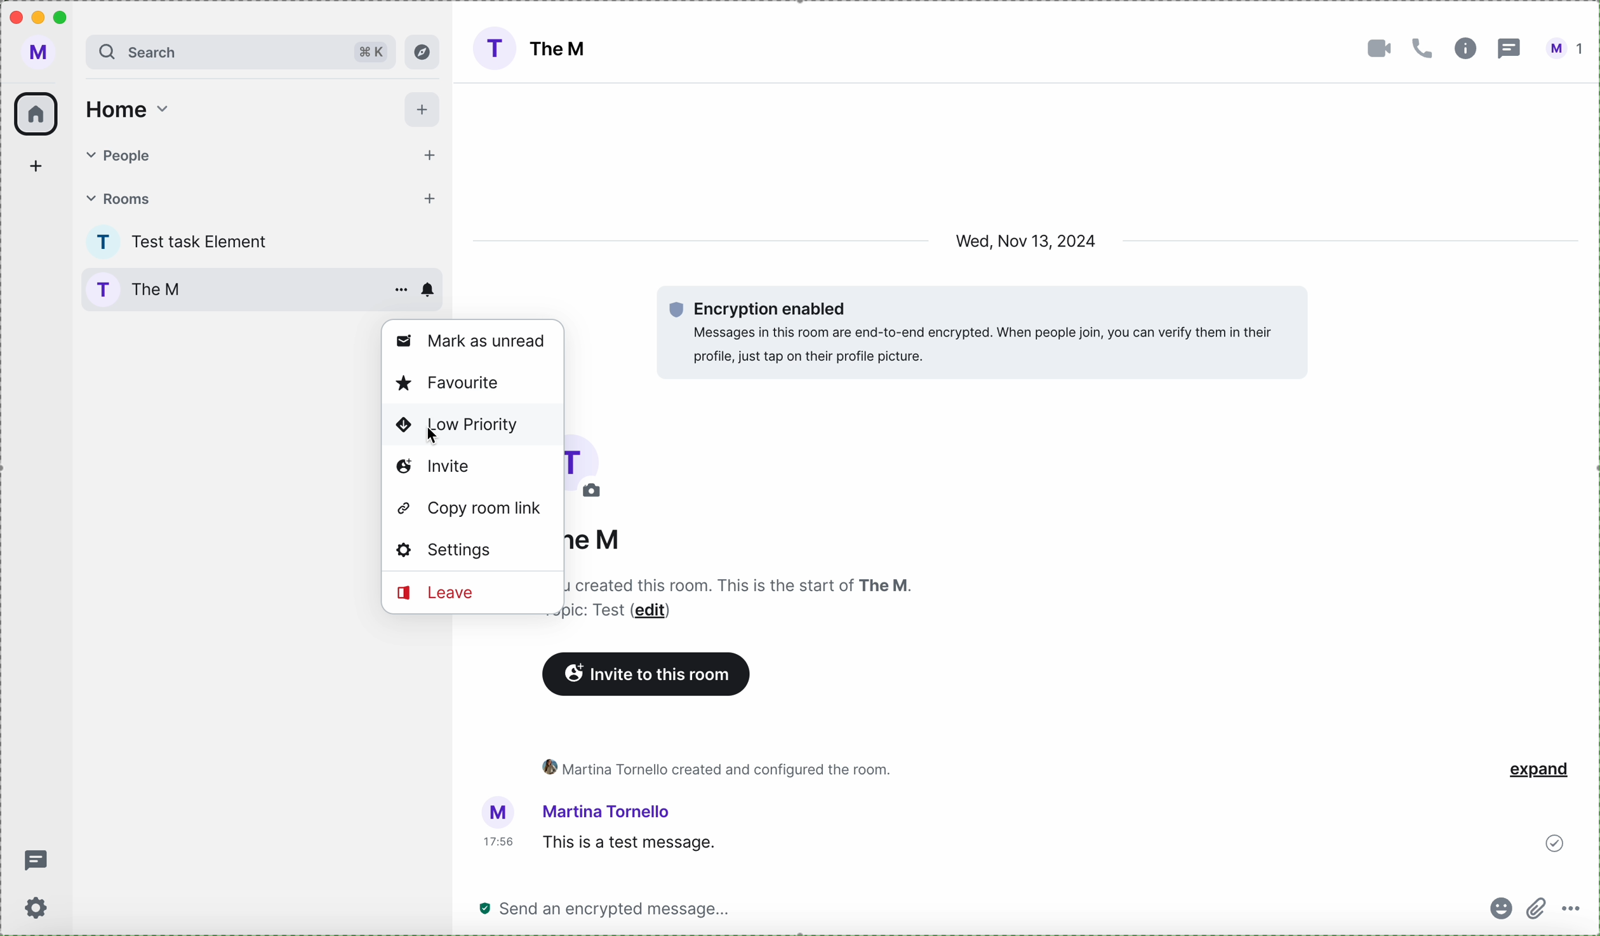 The width and height of the screenshot is (1600, 936). Describe the element at coordinates (1507, 49) in the screenshot. I see `threads` at that location.